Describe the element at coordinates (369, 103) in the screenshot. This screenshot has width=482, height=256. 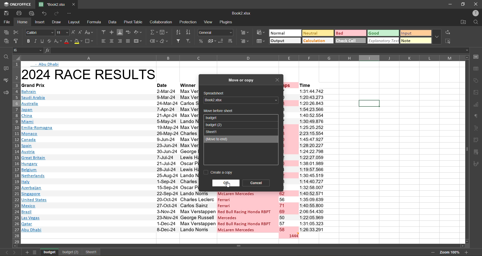
I see `selected cell` at that location.